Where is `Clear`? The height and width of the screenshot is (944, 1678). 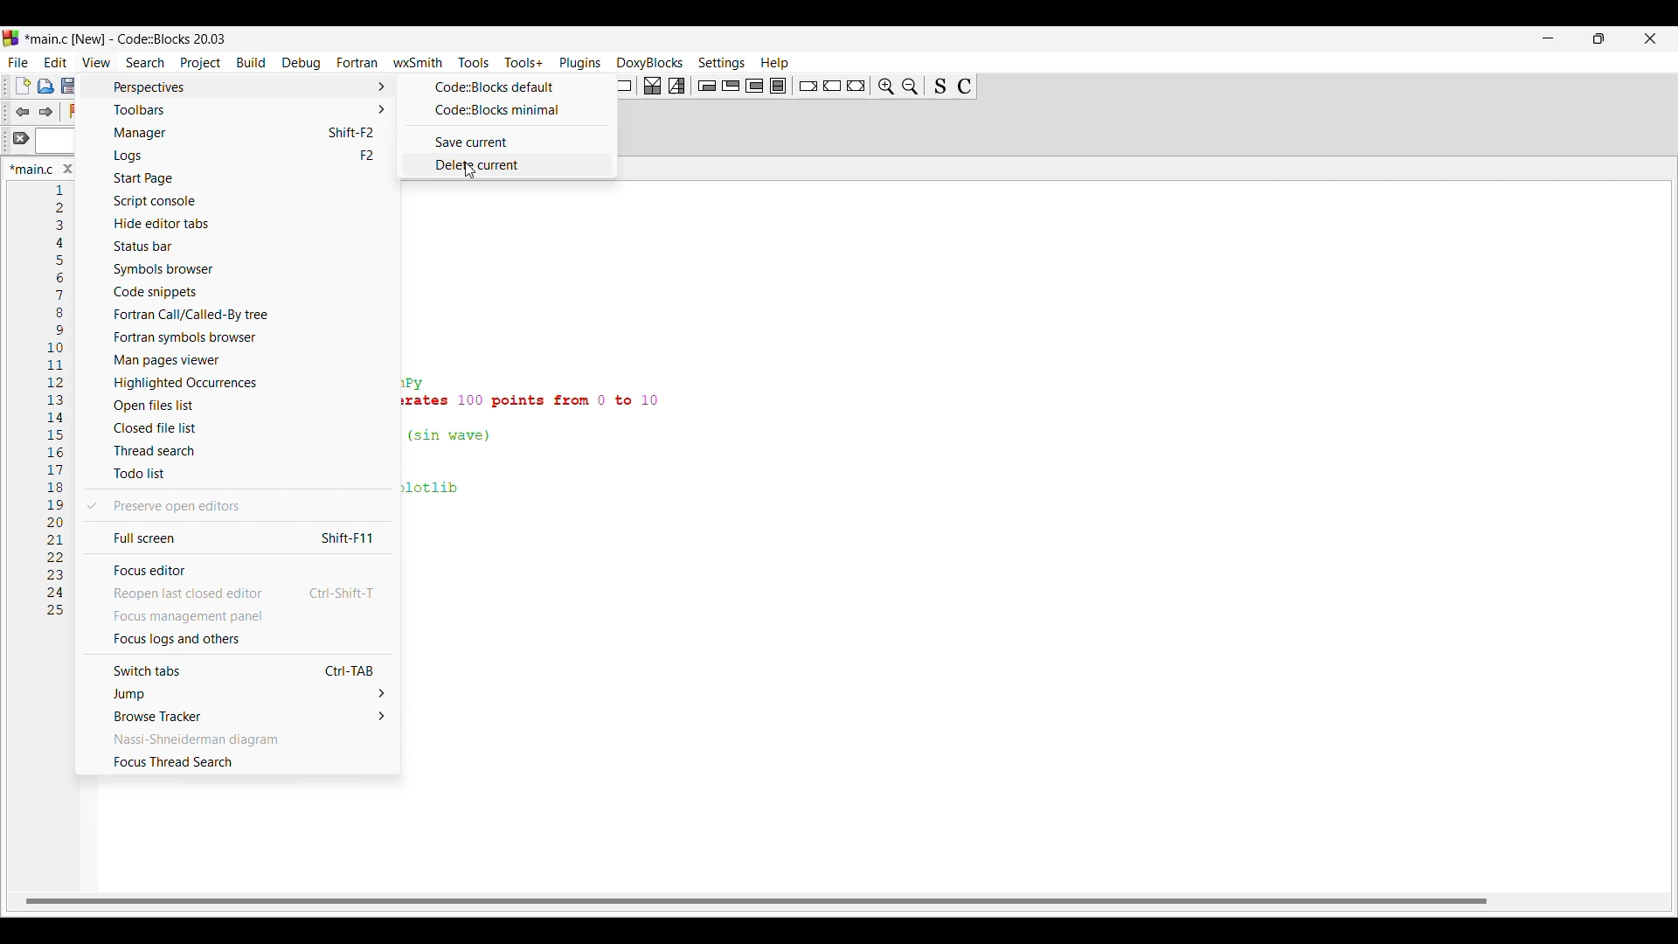 Clear is located at coordinates (21, 138).